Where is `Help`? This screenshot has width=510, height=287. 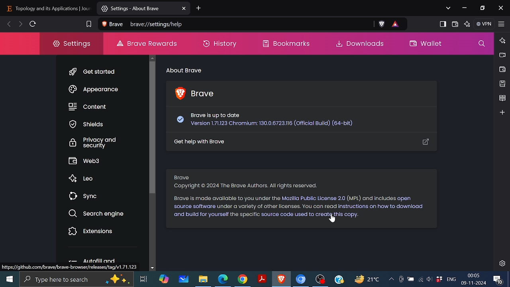
Help is located at coordinates (338, 279).